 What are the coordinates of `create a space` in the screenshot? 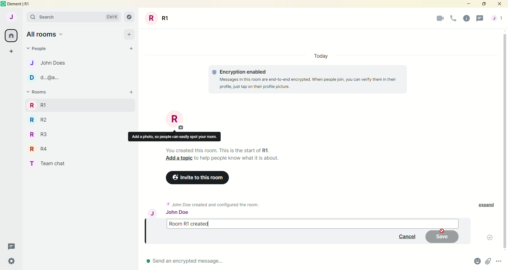 It's located at (13, 52).